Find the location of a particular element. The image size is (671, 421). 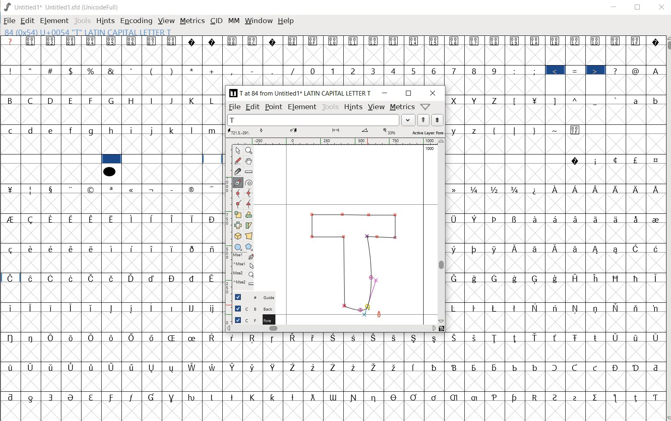

Symbol is located at coordinates (213, 396).